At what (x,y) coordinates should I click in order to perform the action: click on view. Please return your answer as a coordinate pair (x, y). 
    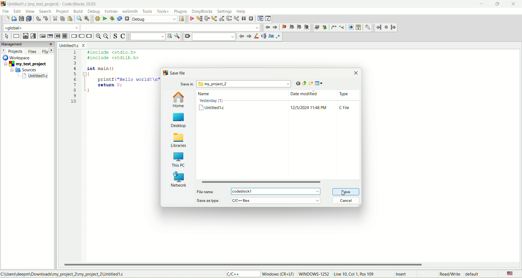
    Looking at the image, I should click on (321, 84).